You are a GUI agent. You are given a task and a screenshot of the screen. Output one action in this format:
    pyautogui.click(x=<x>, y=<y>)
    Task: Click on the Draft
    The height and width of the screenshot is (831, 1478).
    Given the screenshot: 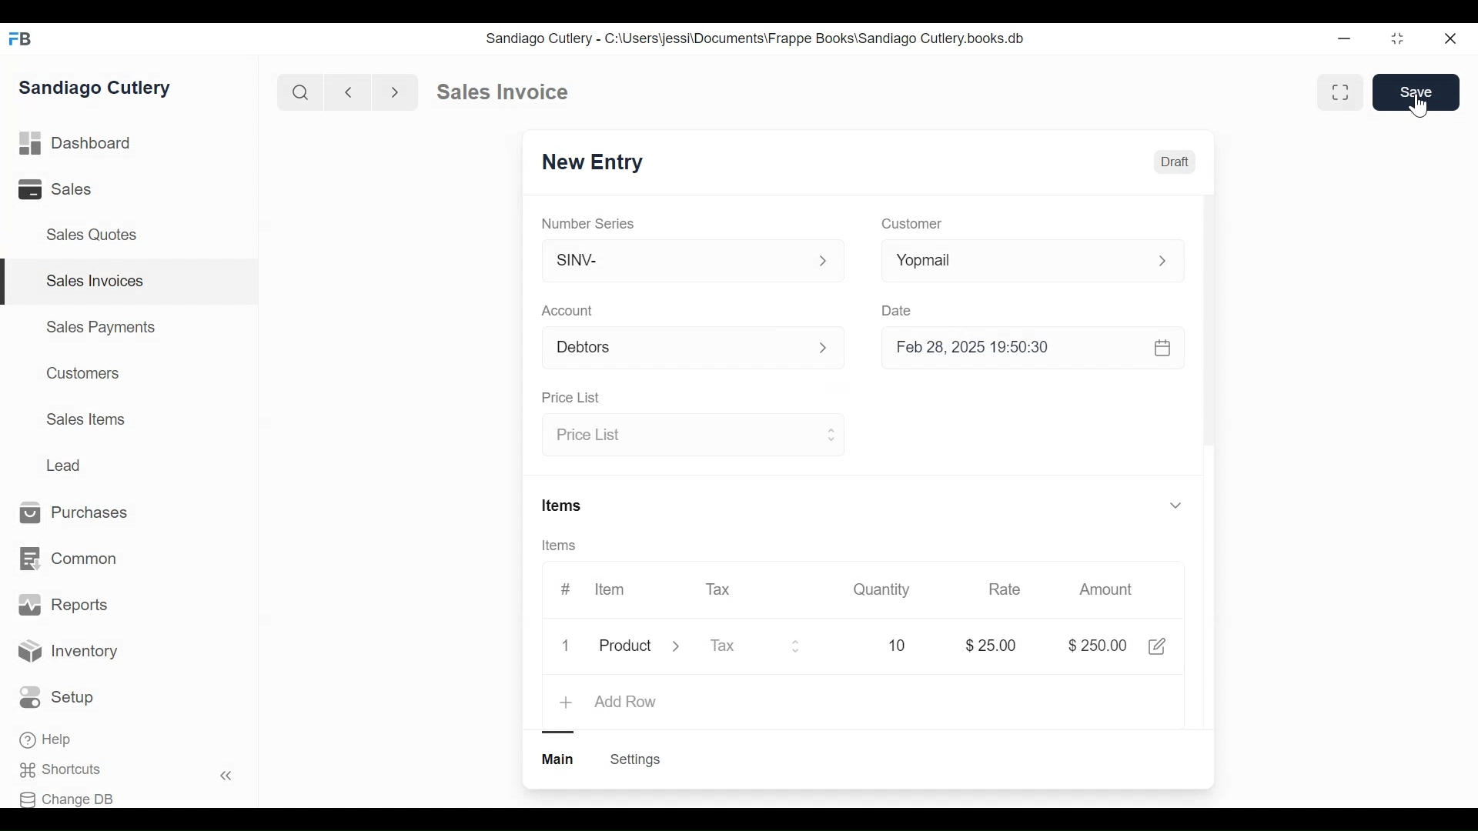 What is the action you would take?
    pyautogui.click(x=1174, y=162)
    